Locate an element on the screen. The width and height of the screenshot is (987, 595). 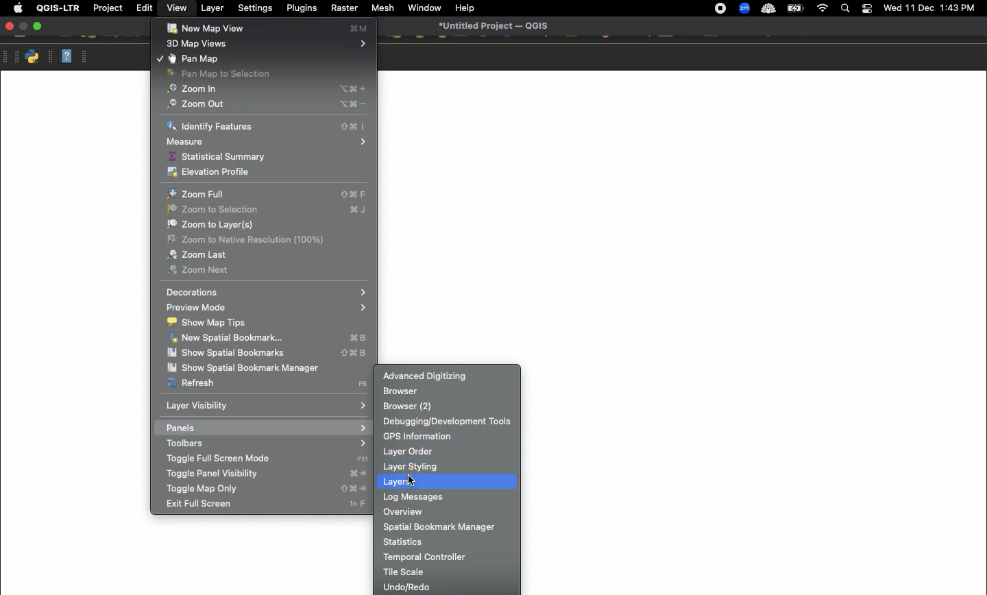
Pan map to selection is located at coordinates (263, 73).